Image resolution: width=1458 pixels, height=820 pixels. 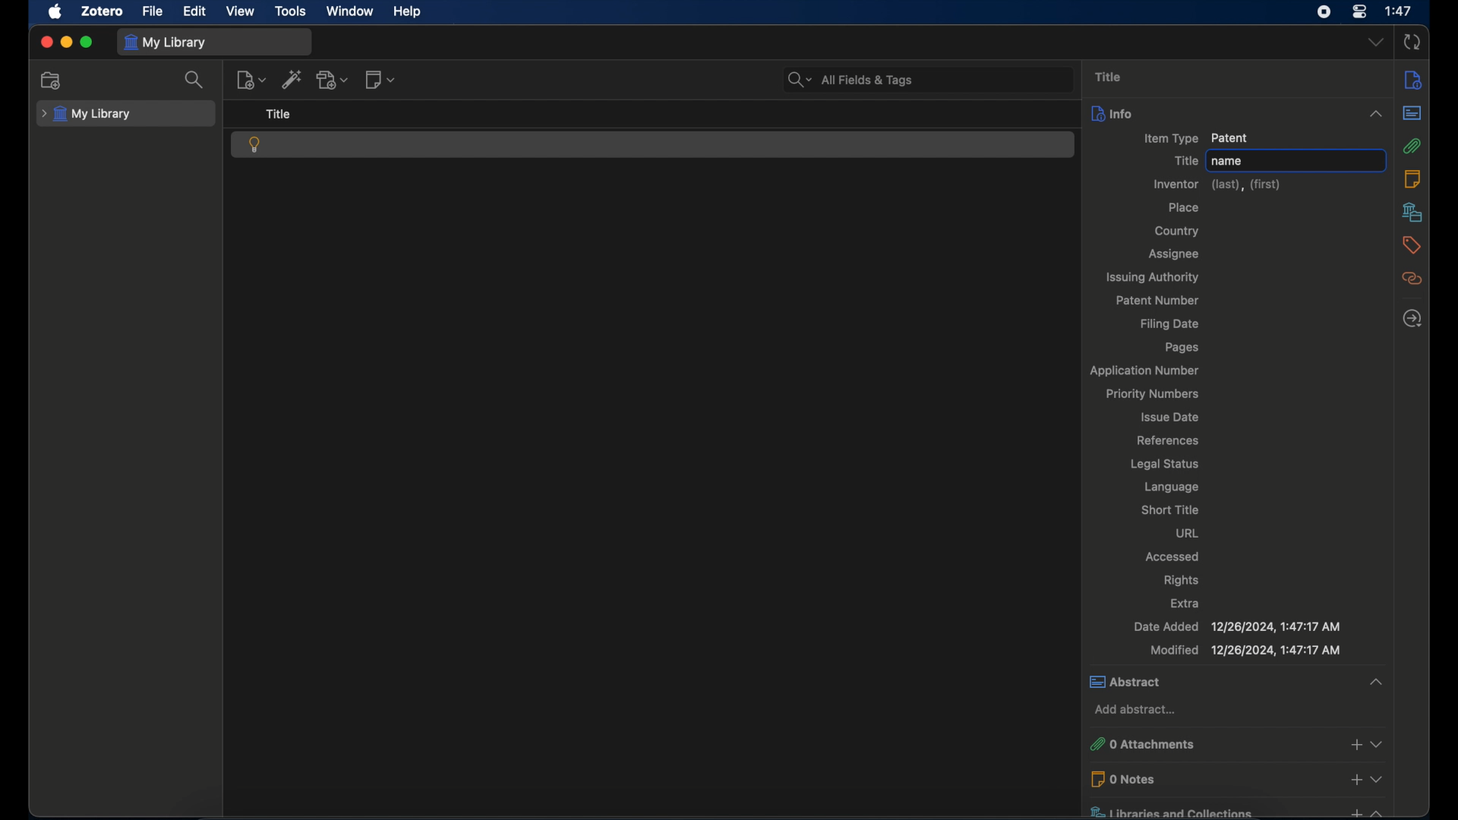 What do you see at coordinates (1172, 255) in the screenshot?
I see `assignee` at bounding box center [1172, 255].